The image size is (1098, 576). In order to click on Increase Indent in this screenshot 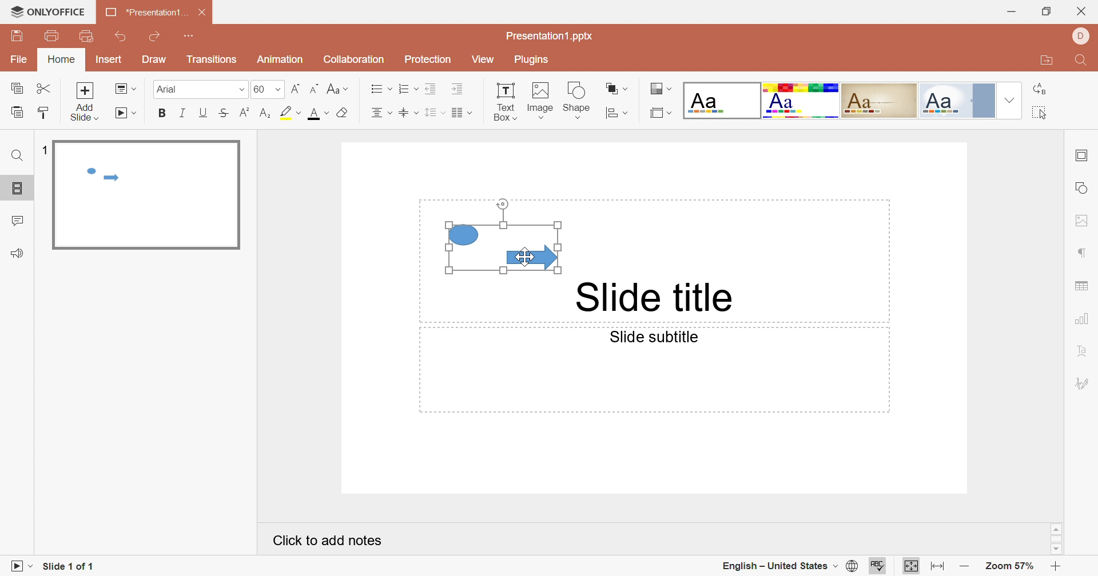, I will do `click(457, 87)`.